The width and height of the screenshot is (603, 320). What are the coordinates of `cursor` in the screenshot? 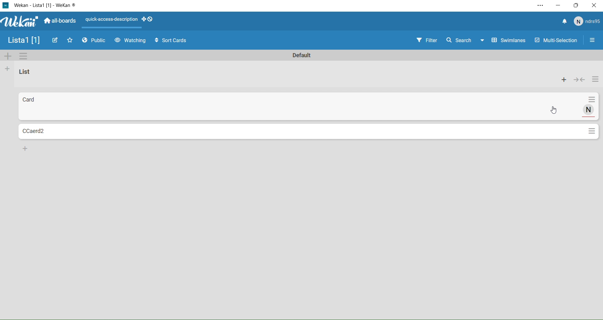 It's located at (556, 110).